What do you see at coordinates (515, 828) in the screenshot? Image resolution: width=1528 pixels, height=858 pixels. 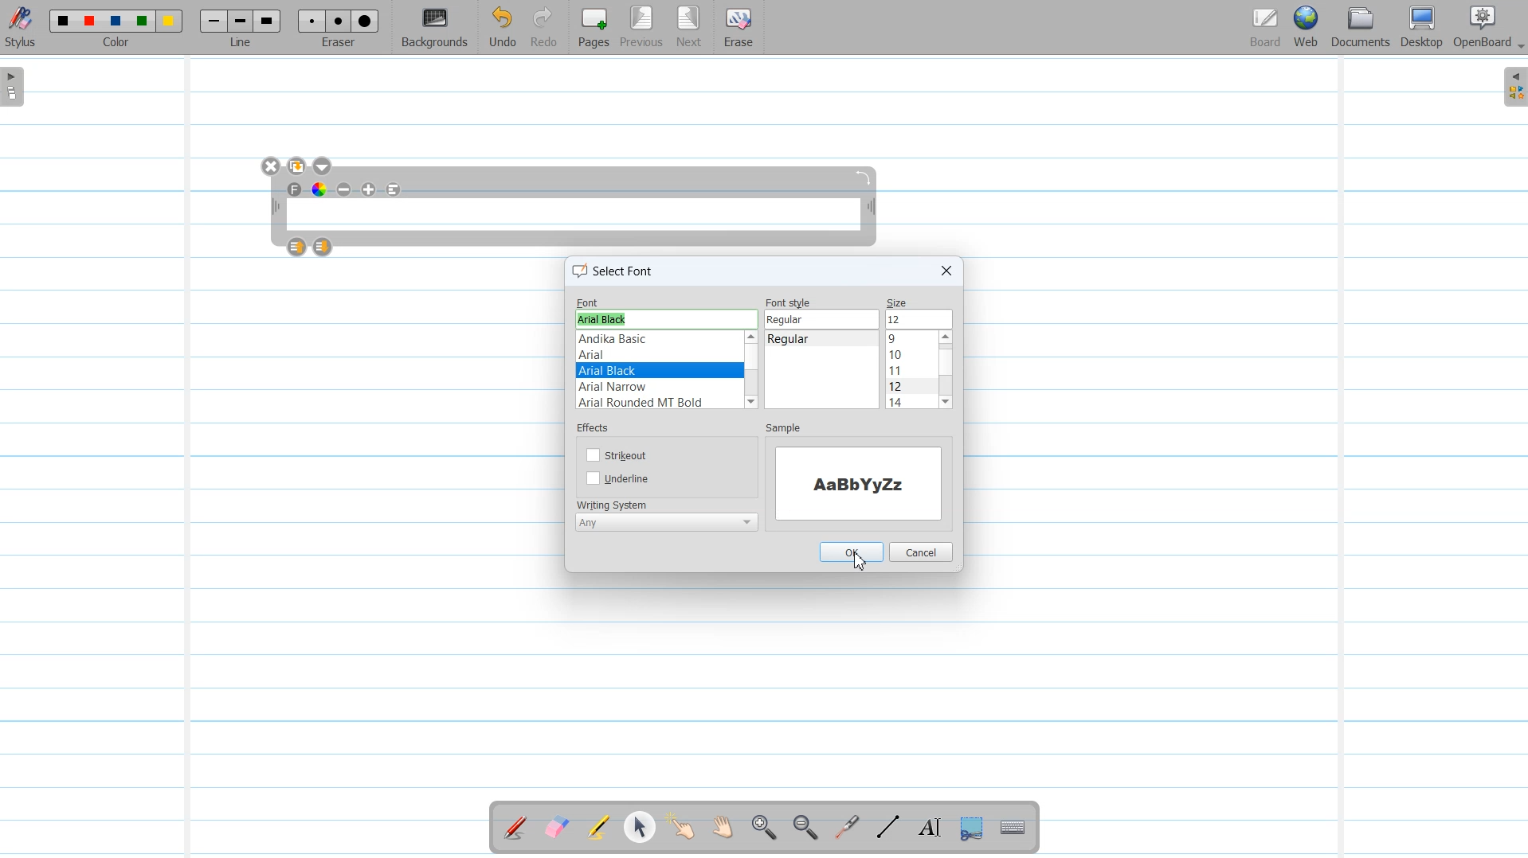 I see `Annotate Document` at bounding box center [515, 828].